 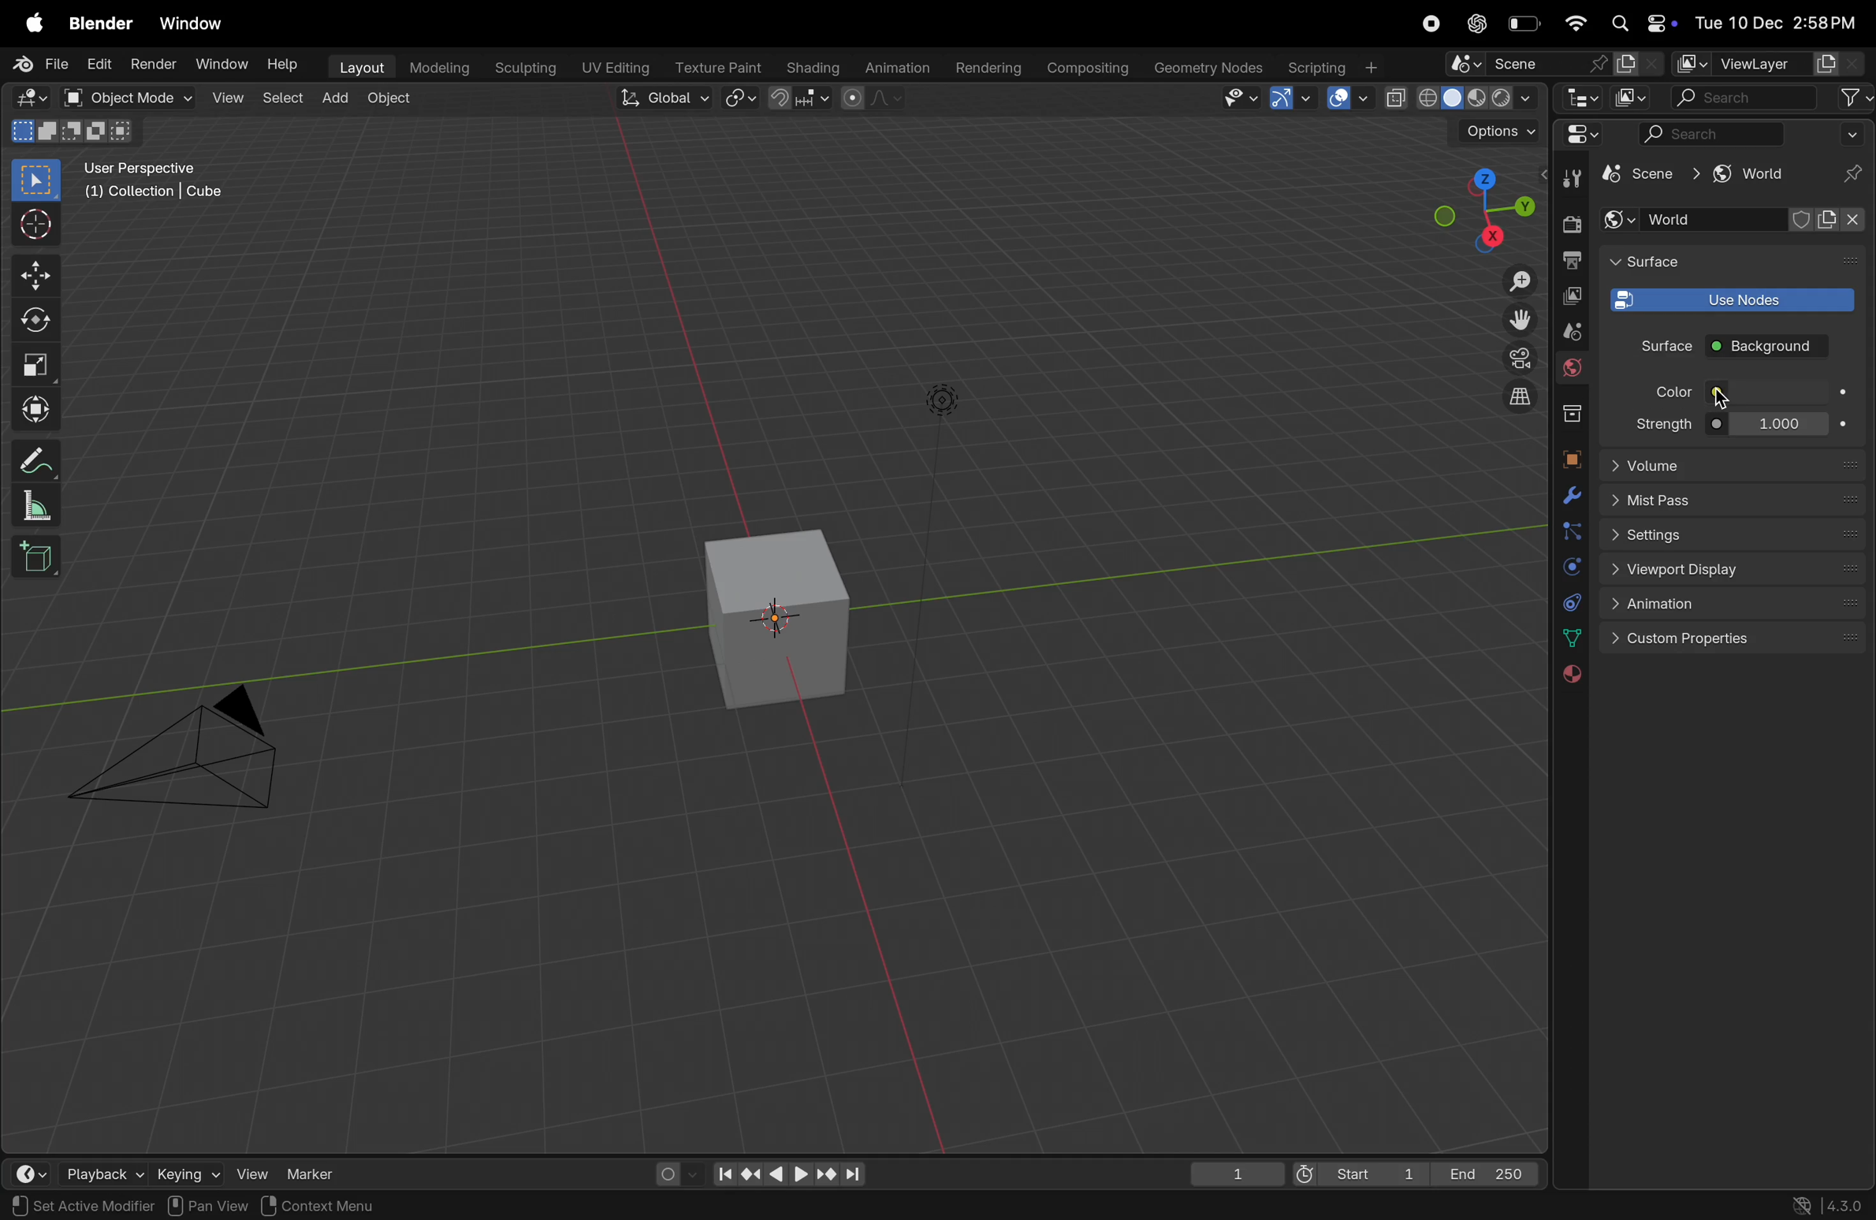 I want to click on settings, so click(x=1736, y=537).